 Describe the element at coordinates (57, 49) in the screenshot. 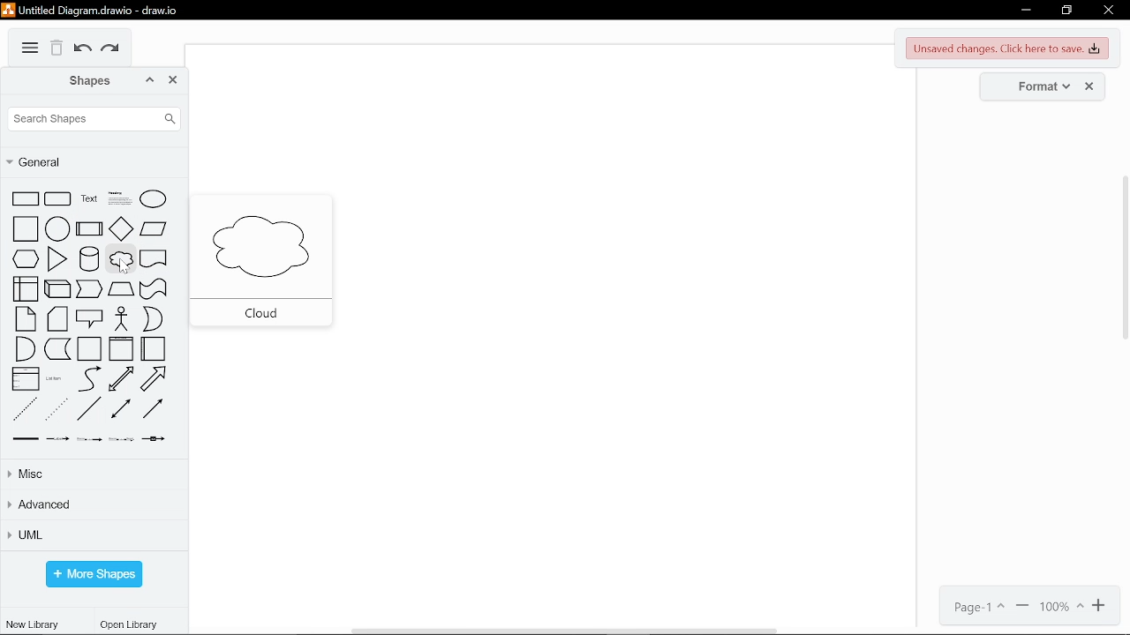

I see `delete` at that location.